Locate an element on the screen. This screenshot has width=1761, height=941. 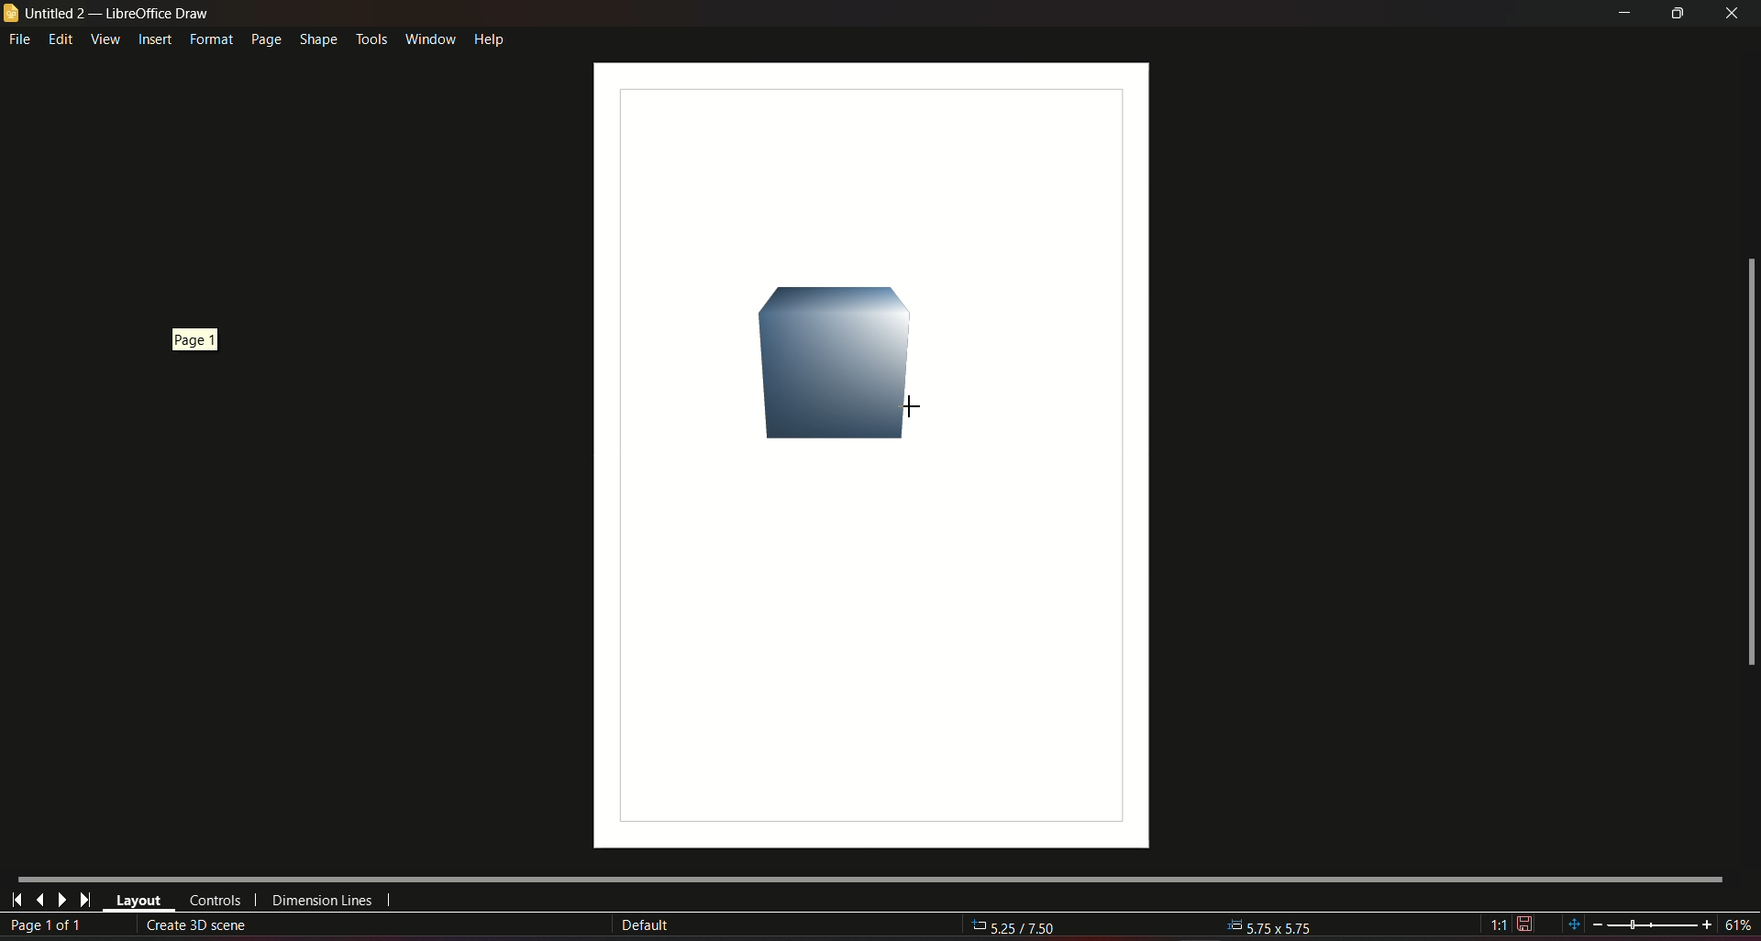
scrollbar is located at coordinates (1749, 463).